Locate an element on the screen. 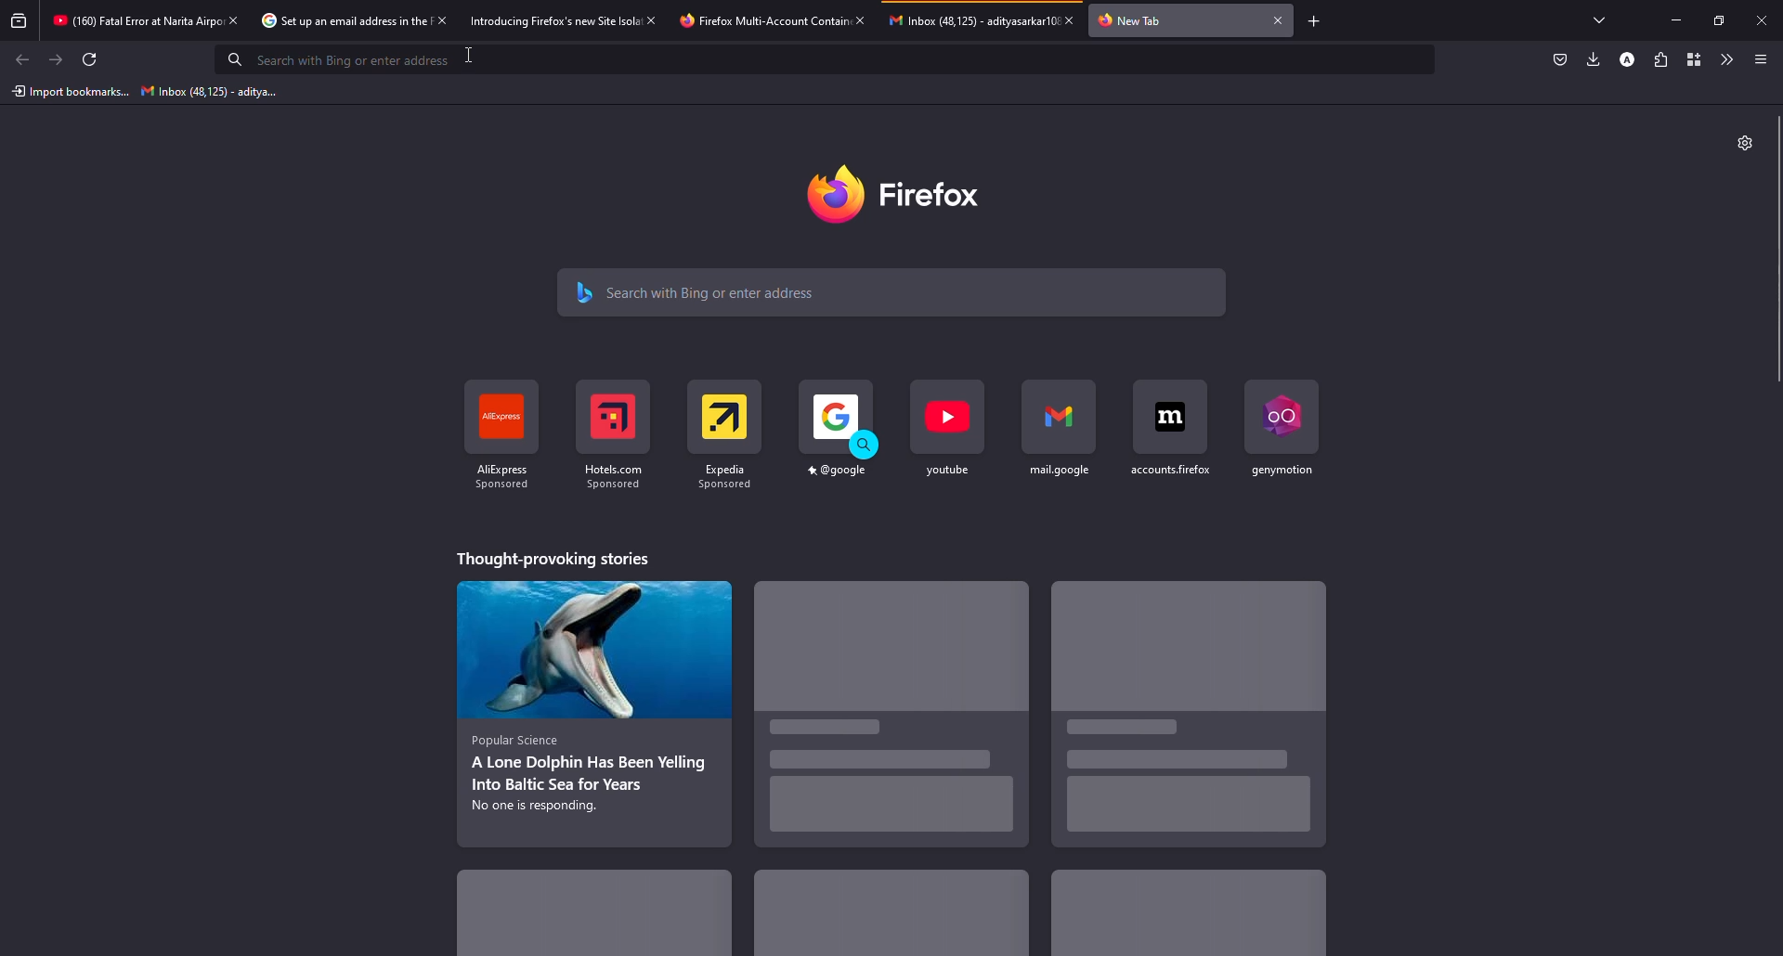 The width and height of the screenshot is (1783, 956). search is located at coordinates (337, 58).